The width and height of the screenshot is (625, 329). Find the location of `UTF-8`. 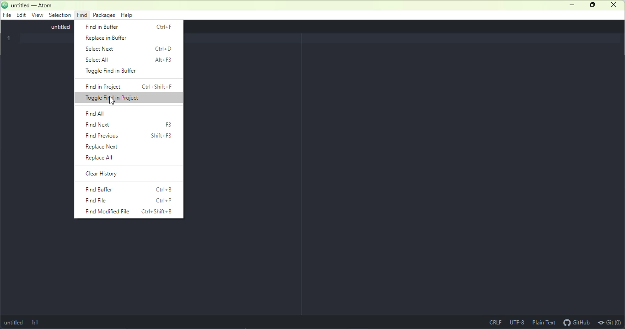

UTF-8 is located at coordinates (516, 322).